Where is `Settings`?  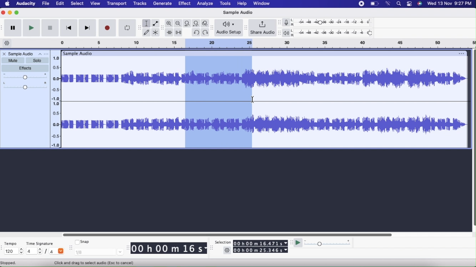
Settings is located at coordinates (227, 251).